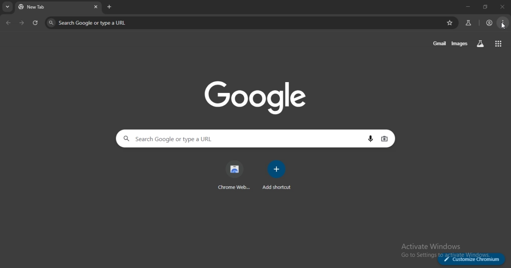 This screenshot has width=511, height=268. Describe the element at coordinates (96, 7) in the screenshot. I see `close tab` at that location.